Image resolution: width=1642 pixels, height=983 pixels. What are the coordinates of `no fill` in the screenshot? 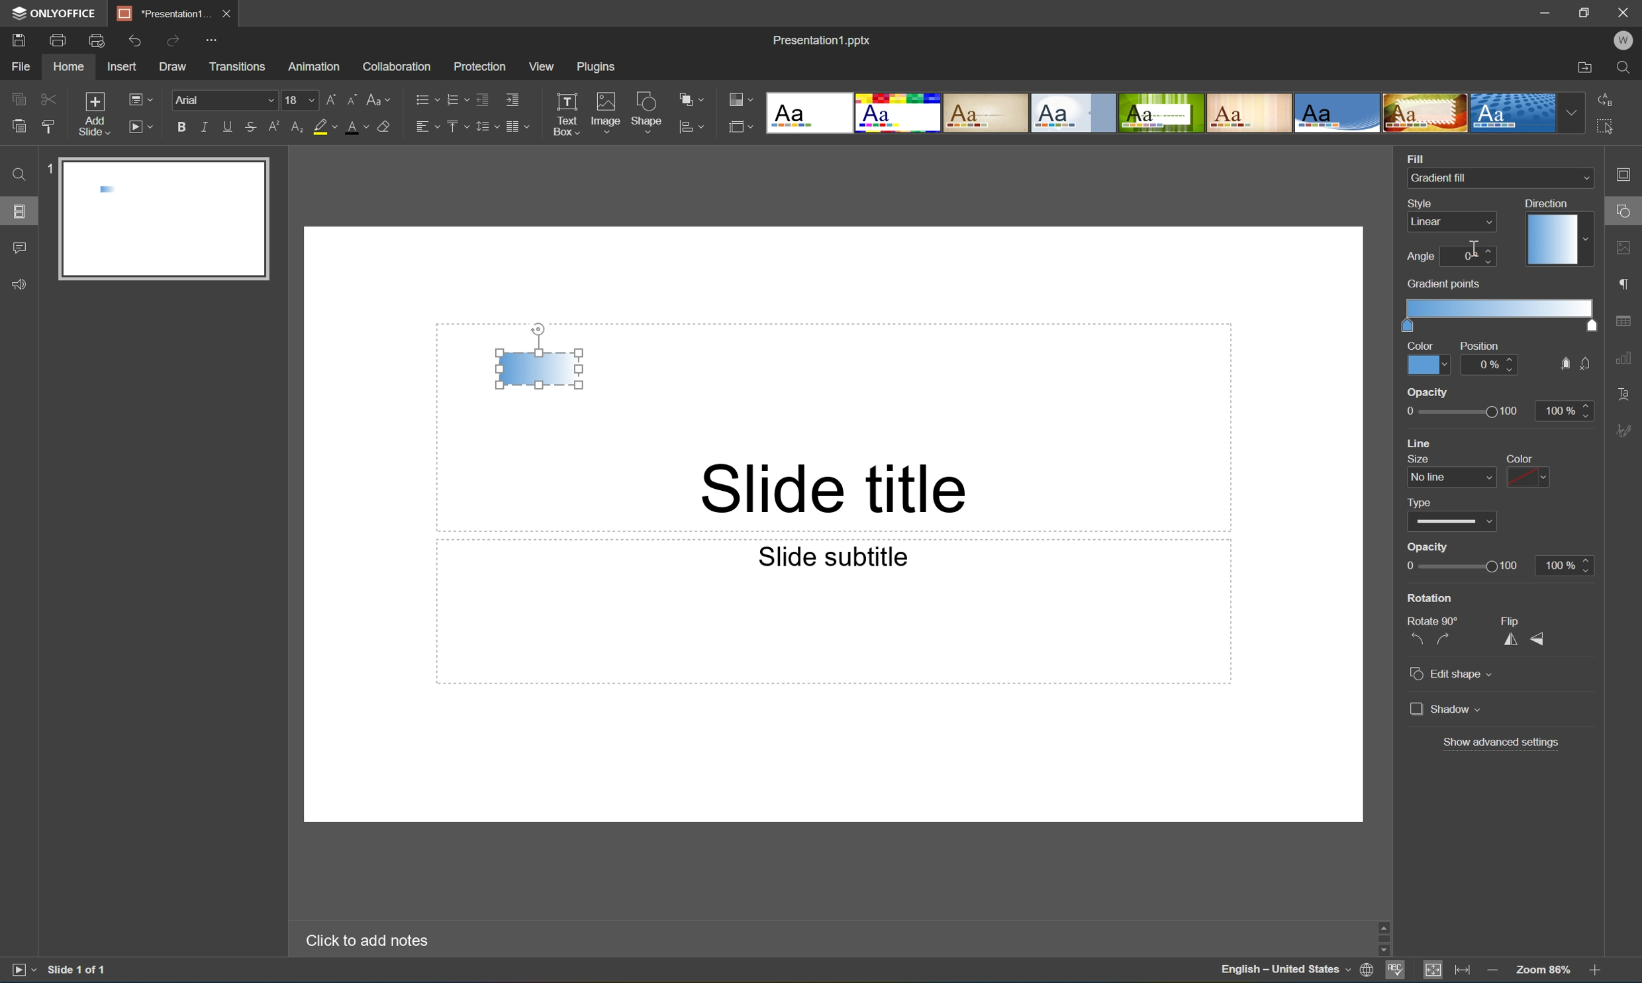 It's located at (1586, 364).